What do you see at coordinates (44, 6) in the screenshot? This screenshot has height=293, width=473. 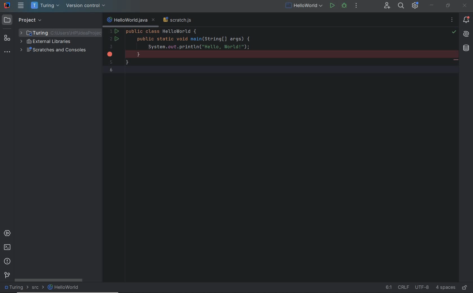 I see `project name` at bounding box center [44, 6].